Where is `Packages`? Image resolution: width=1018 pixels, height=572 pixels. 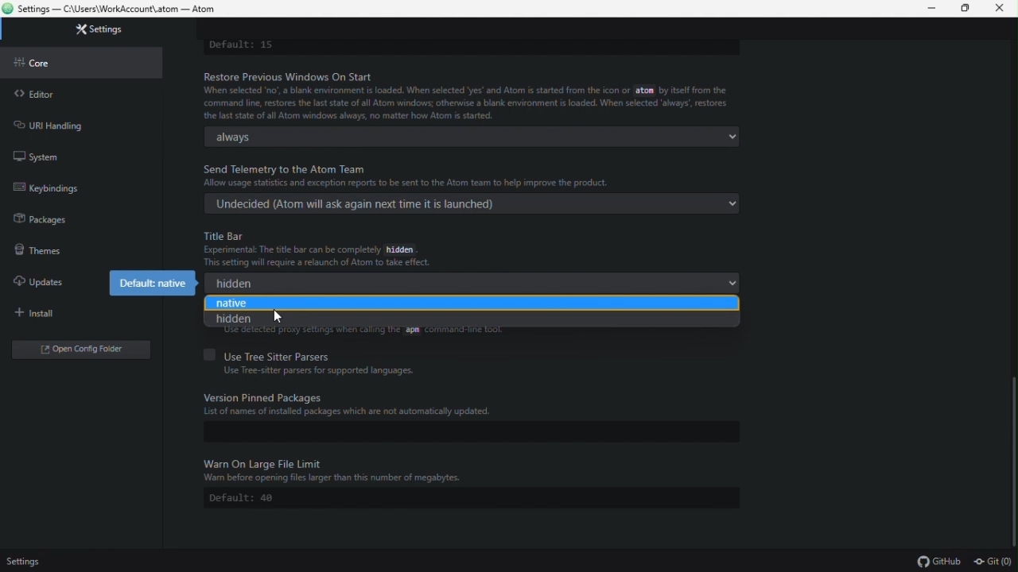
Packages is located at coordinates (75, 219).